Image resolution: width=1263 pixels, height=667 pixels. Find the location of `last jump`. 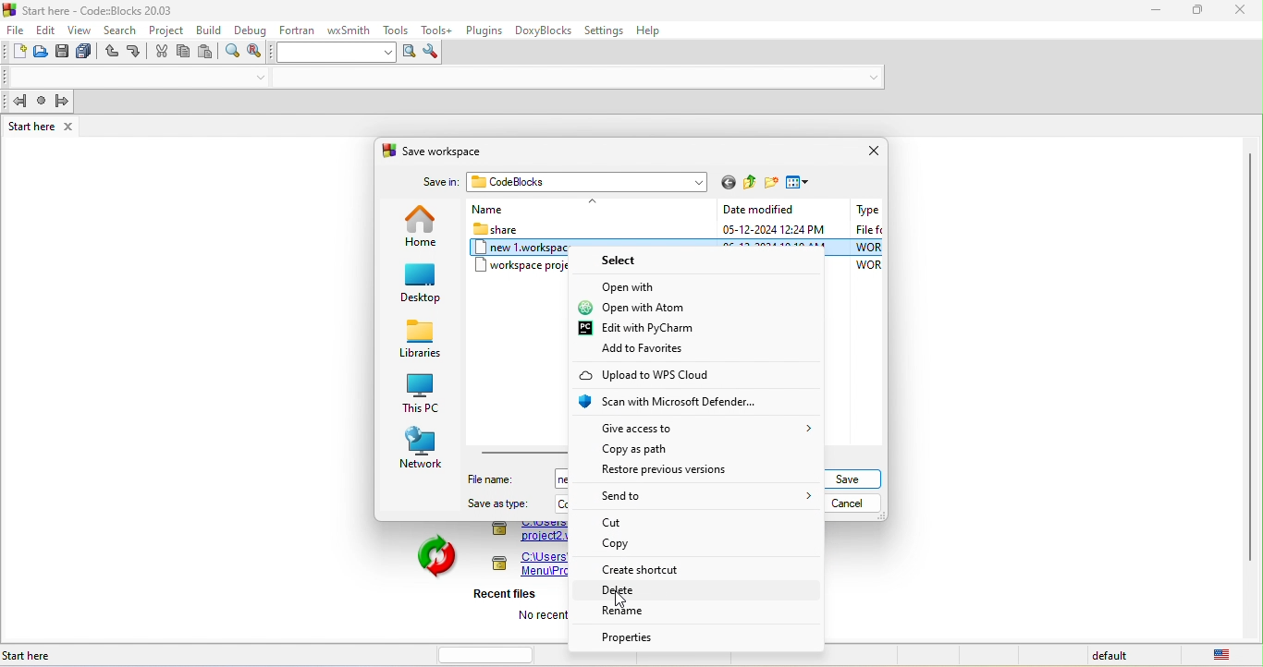

last jump is located at coordinates (42, 103).